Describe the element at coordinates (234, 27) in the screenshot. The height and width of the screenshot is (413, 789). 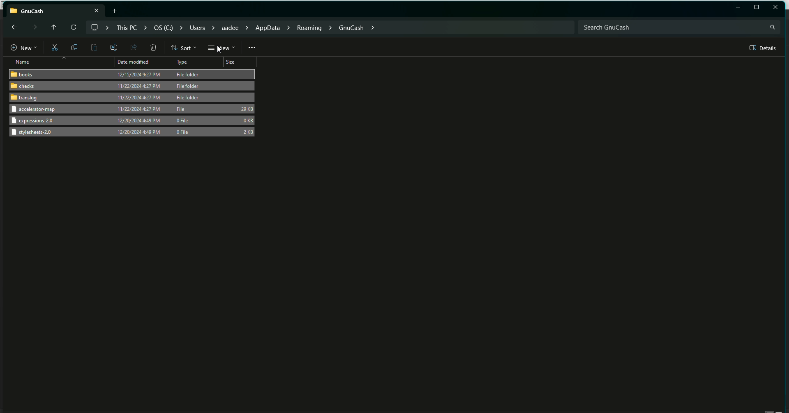
I see `File path` at that location.